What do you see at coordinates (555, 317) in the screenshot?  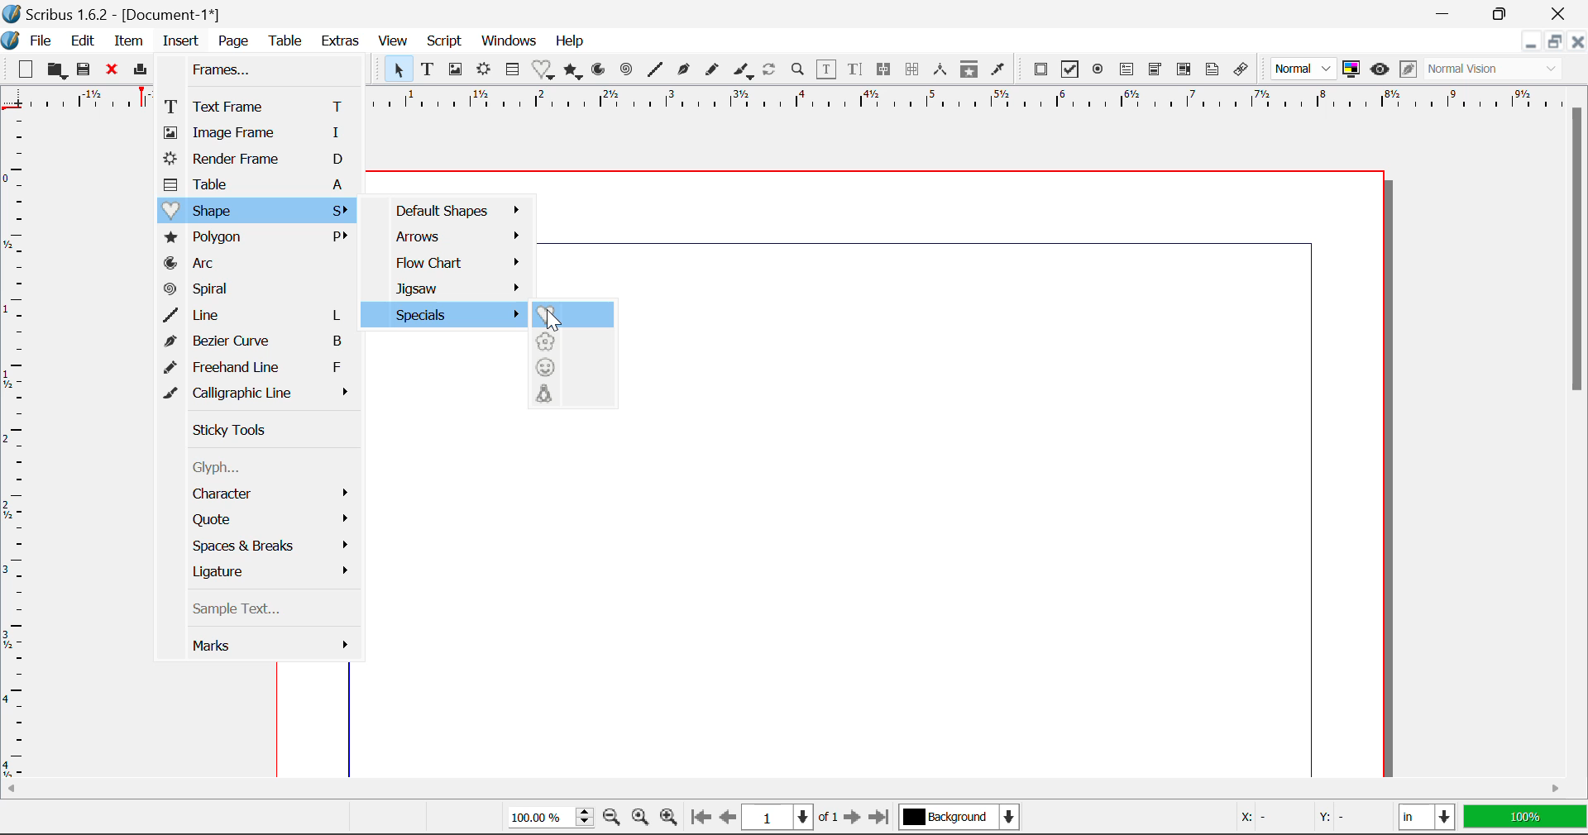 I see `Cursor ` at bounding box center [555, 317].